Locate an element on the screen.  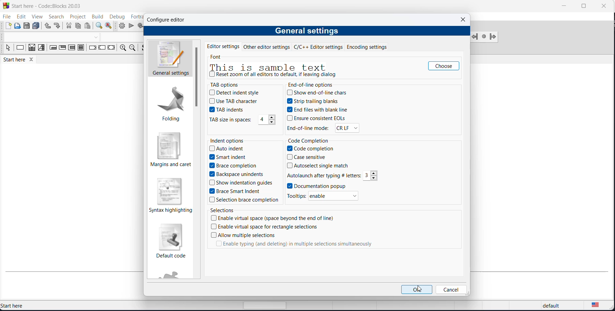
project is located at coordinates (76, 17).